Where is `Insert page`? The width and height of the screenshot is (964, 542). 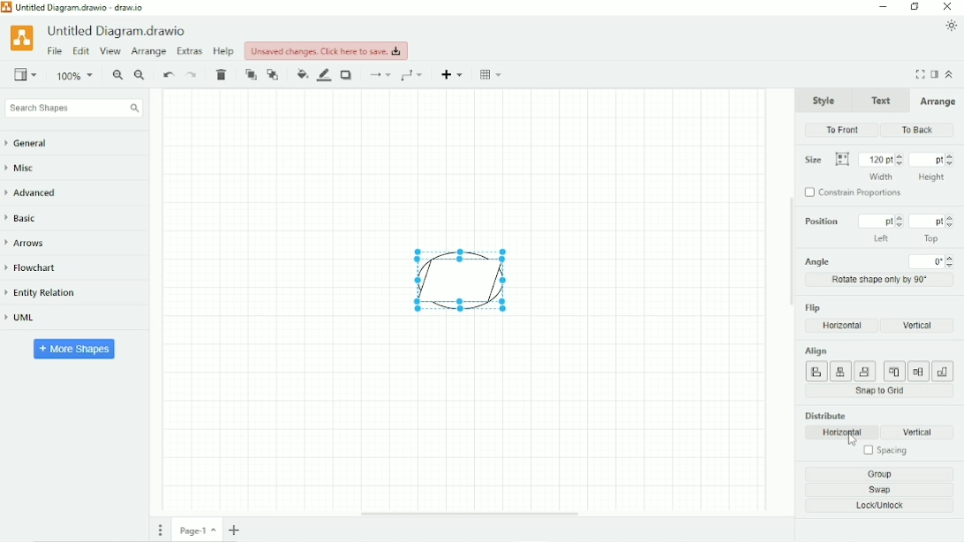 Insert page is located at coordinates (237, 530).